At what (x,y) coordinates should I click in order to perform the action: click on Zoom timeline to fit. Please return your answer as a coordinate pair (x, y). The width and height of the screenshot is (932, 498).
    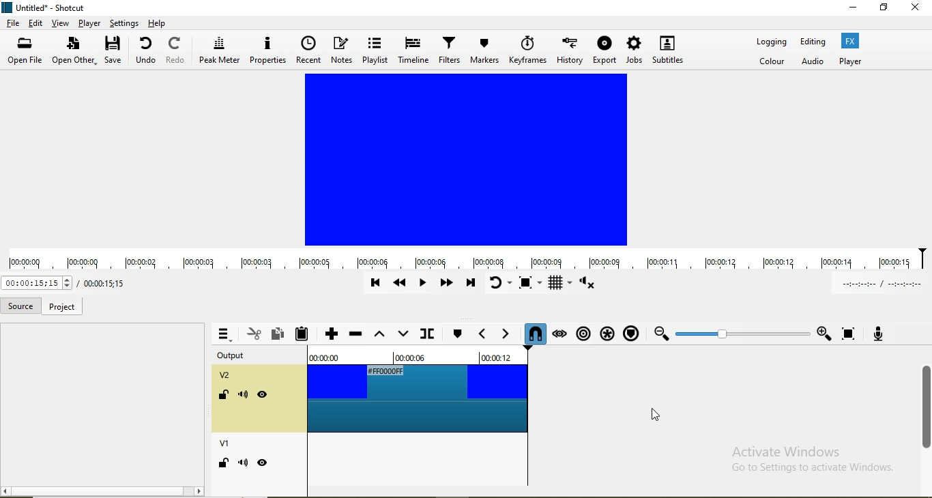
    Looking at the image, I should click on (849, 334).